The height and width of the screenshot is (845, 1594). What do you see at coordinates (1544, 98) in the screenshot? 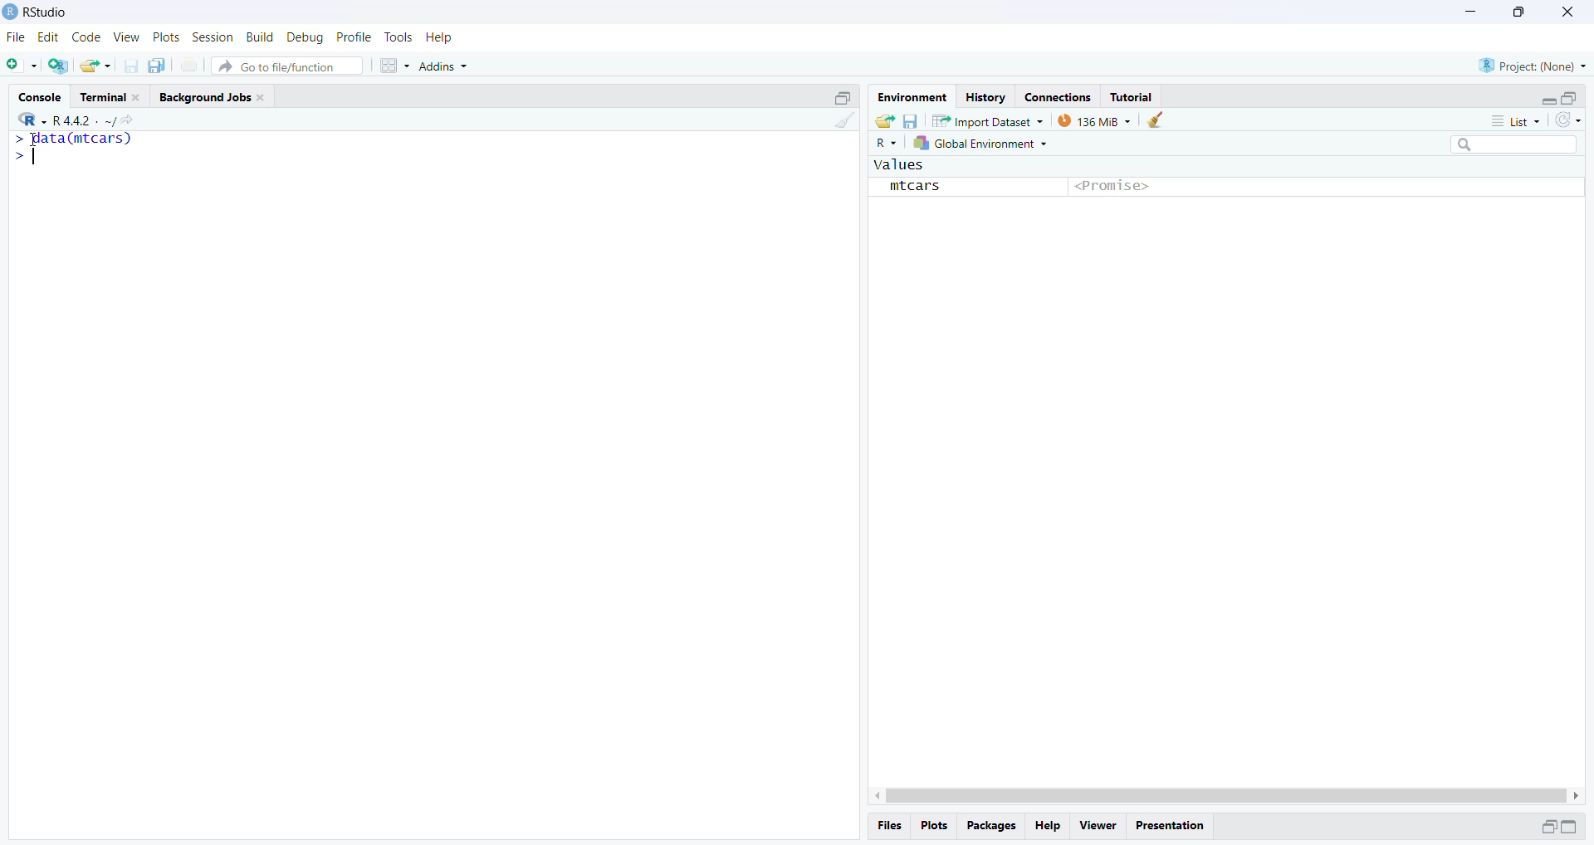
I see `Minimize` at bounding box center [1544, 98].